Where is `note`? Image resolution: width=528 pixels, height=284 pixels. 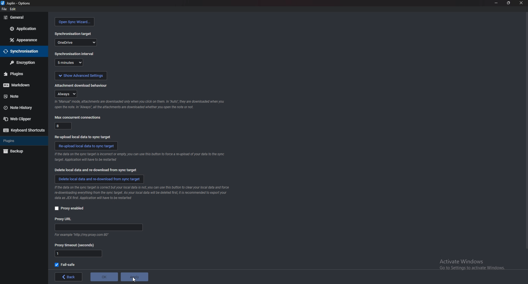 note is located at coordinates (22, 97).